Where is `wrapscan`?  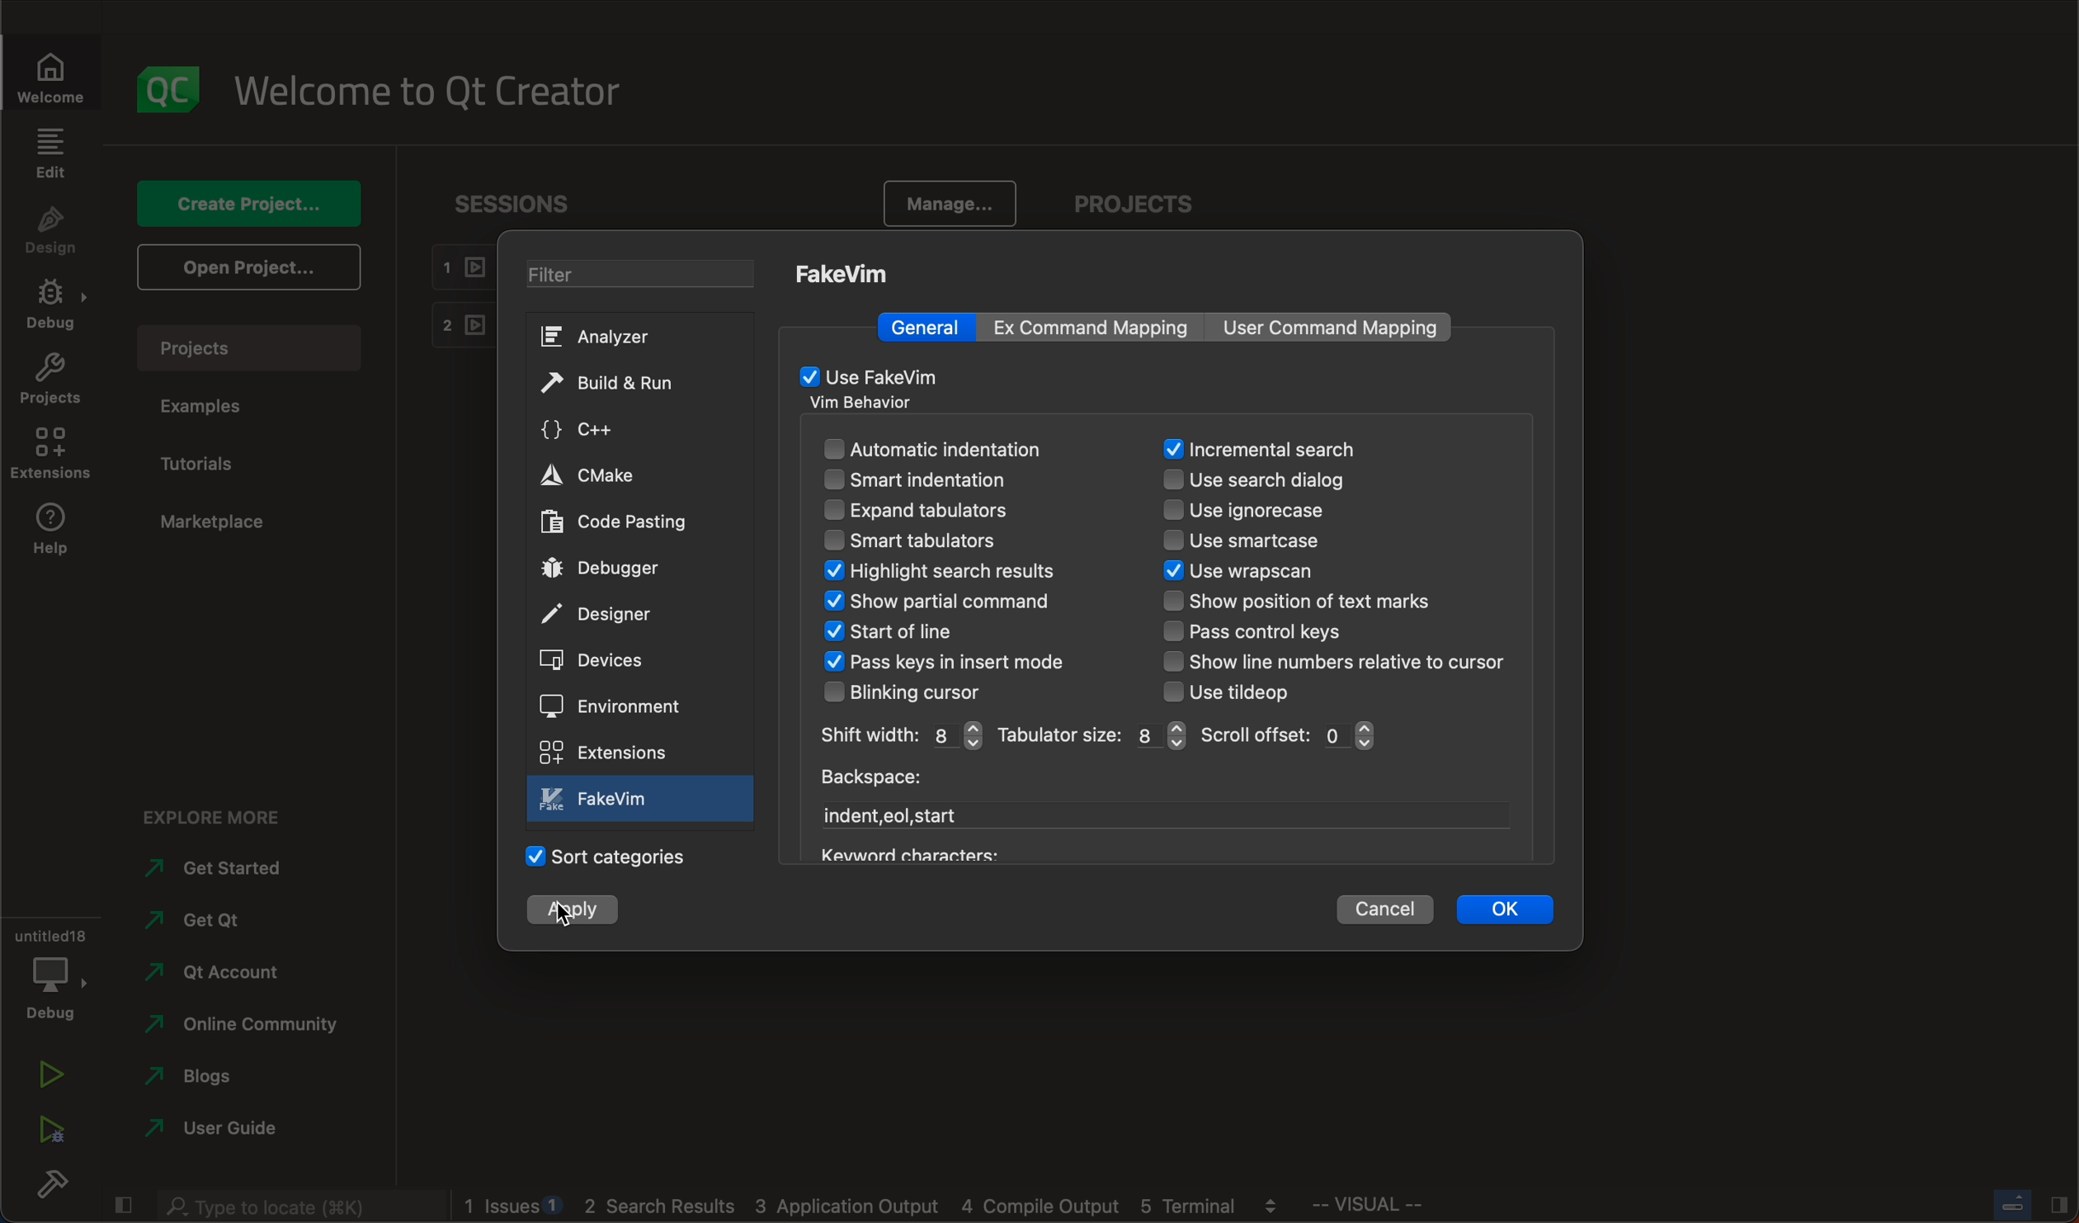 wrapscan is located at coordinates (1271, 573).